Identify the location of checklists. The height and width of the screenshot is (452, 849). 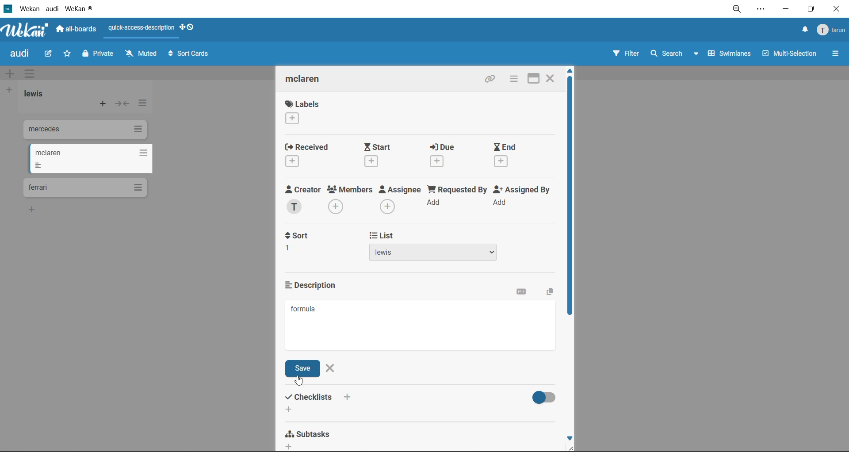
(321, 402).